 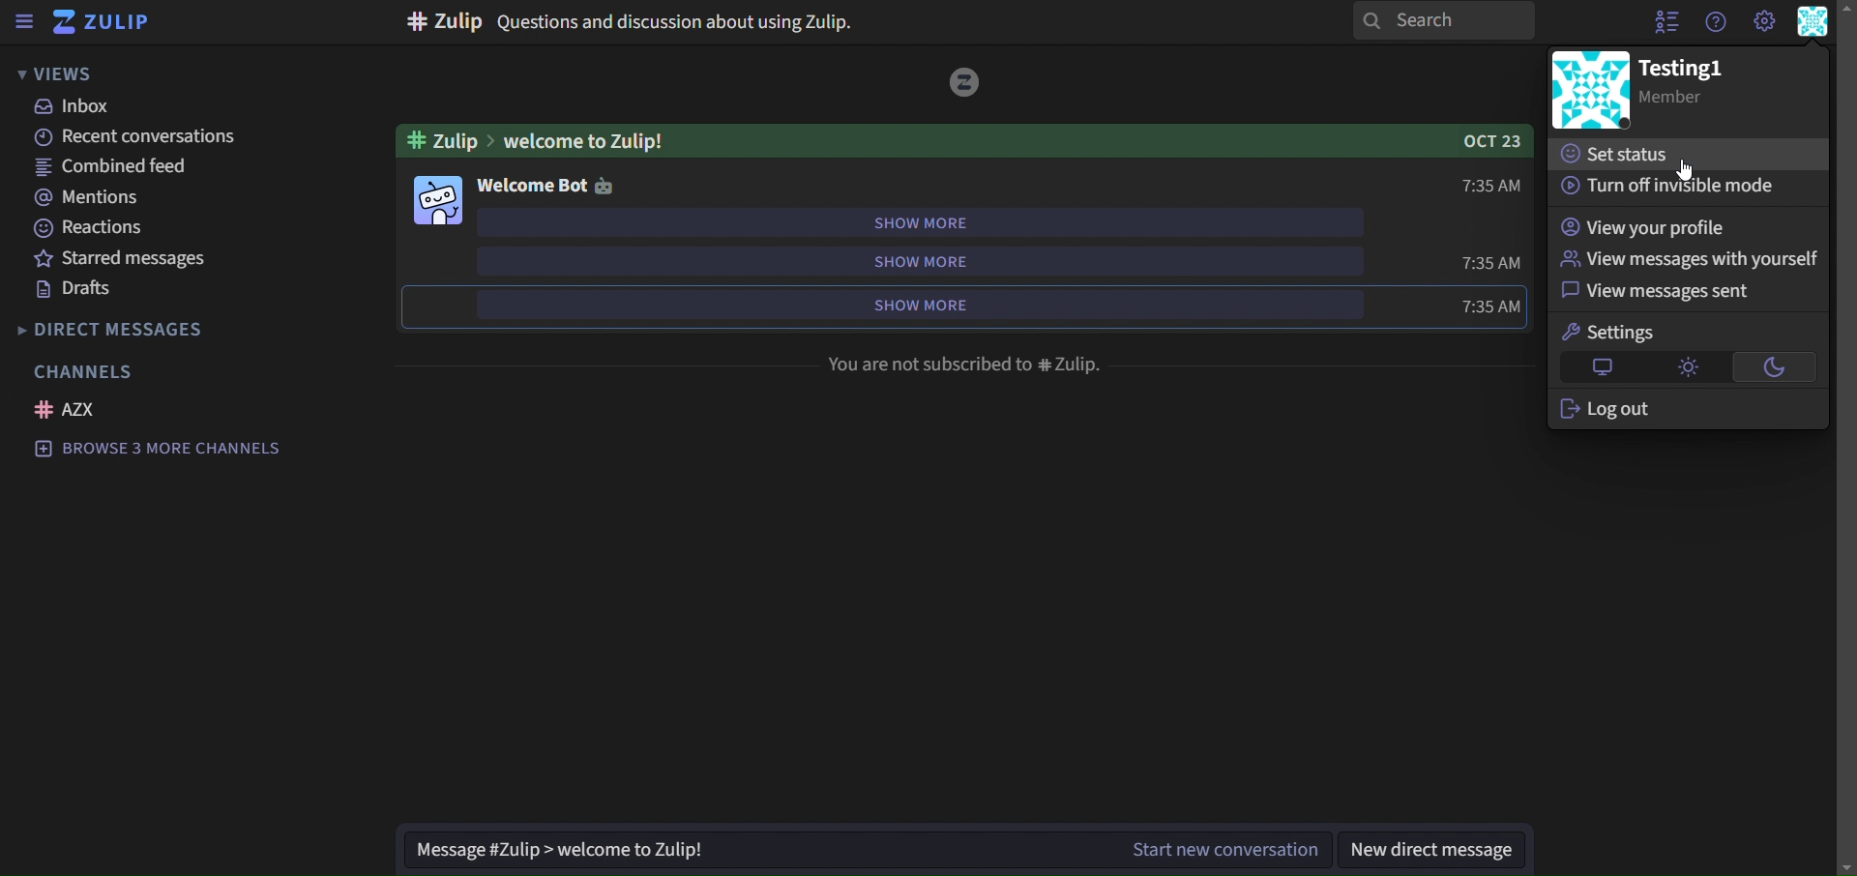 What do you see at coordinates (1469, 185) in the screenshot?
I see `7:35am` at bounding box center [1469, 185].